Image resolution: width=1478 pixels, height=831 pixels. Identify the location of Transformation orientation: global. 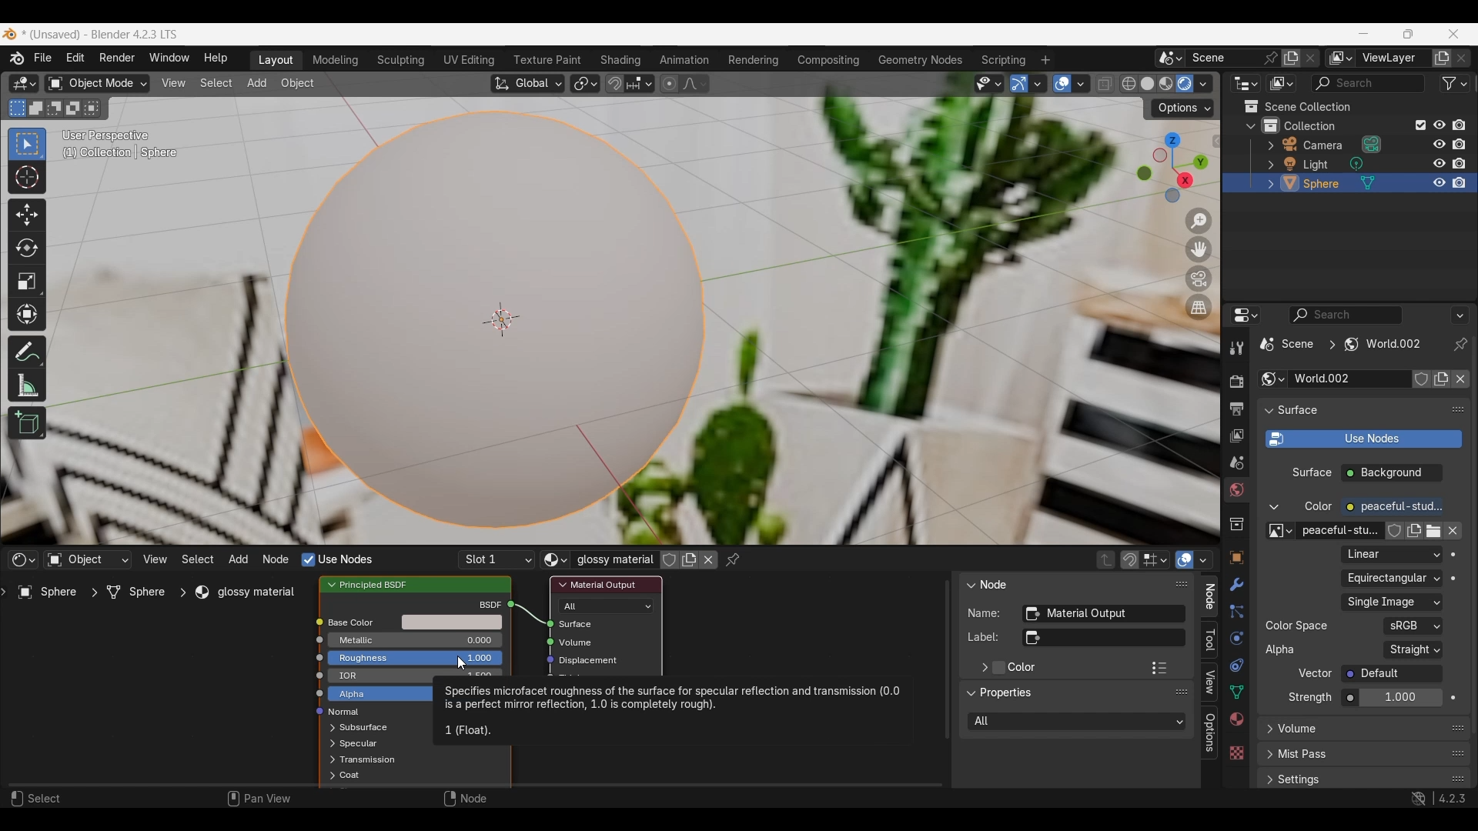
(527, 84).